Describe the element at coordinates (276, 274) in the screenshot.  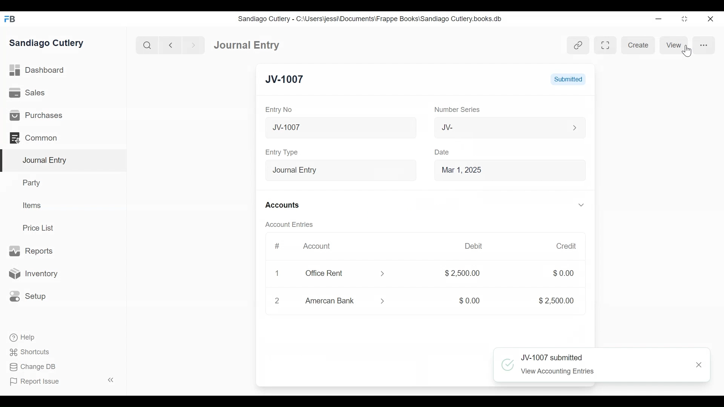
I see `delete` at that location.